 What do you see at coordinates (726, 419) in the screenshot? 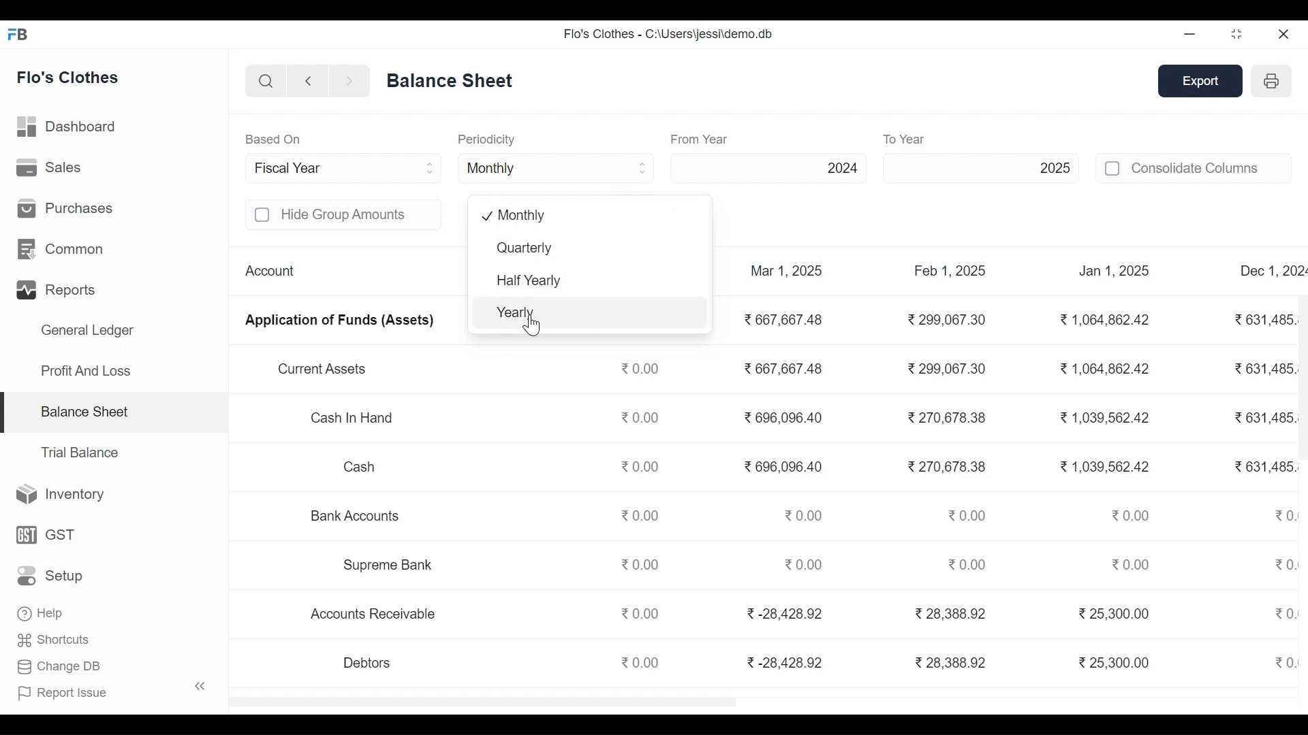
I see `Cash In Hand 0.00 3 696,096.40 %270,678.38 %1,039,562.42` at bounding box center [726, 419].